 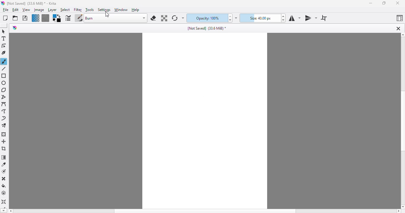 What do you see at coordinates (397, 3) in the screenshot?
I see ` close` at bounding box center [397, 3].